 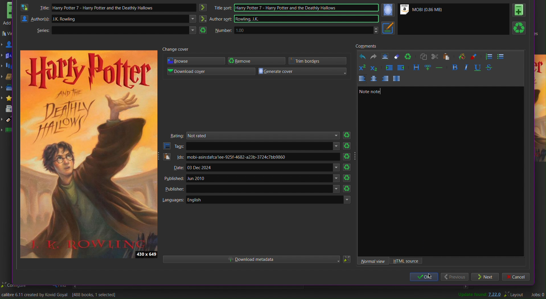 I want to click on Download cover, so click(x=212, y=71).